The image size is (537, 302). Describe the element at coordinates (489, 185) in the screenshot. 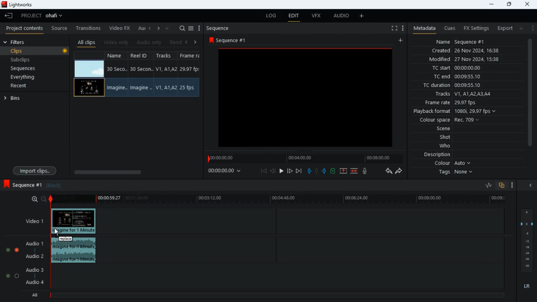

I see `ratio` at that location.